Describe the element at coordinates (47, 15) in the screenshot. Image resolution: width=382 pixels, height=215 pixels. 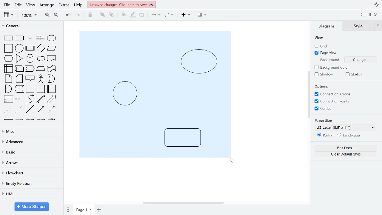
I see `zoom in` at that location.